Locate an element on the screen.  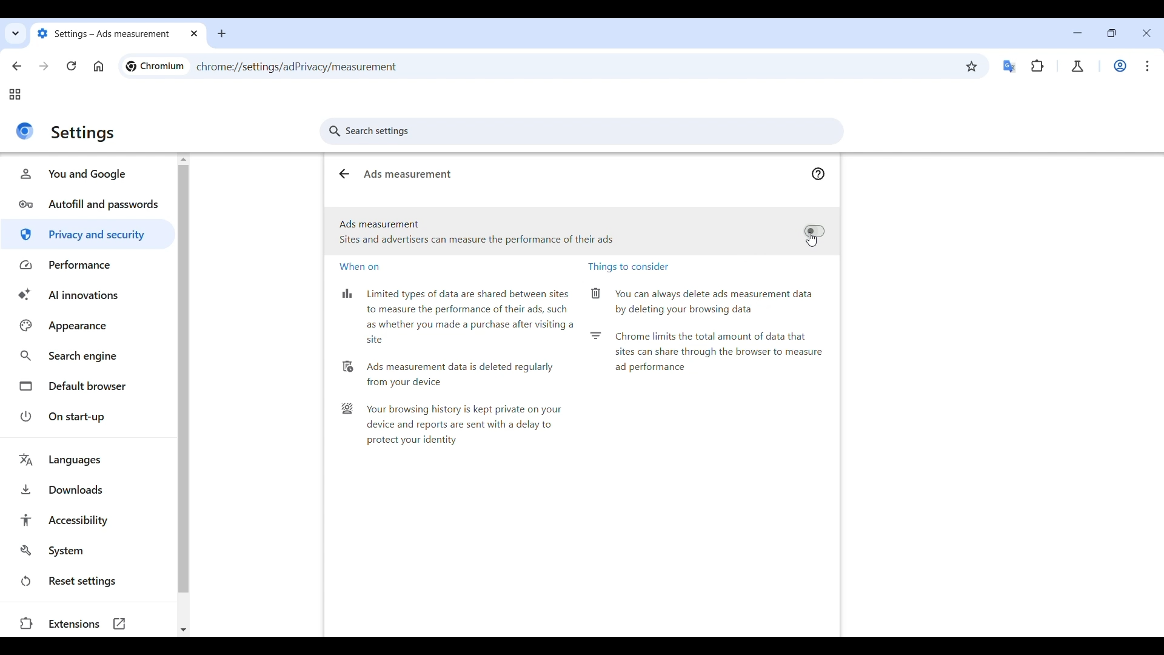
Quick slide to top is located at coordinates (184, 160).